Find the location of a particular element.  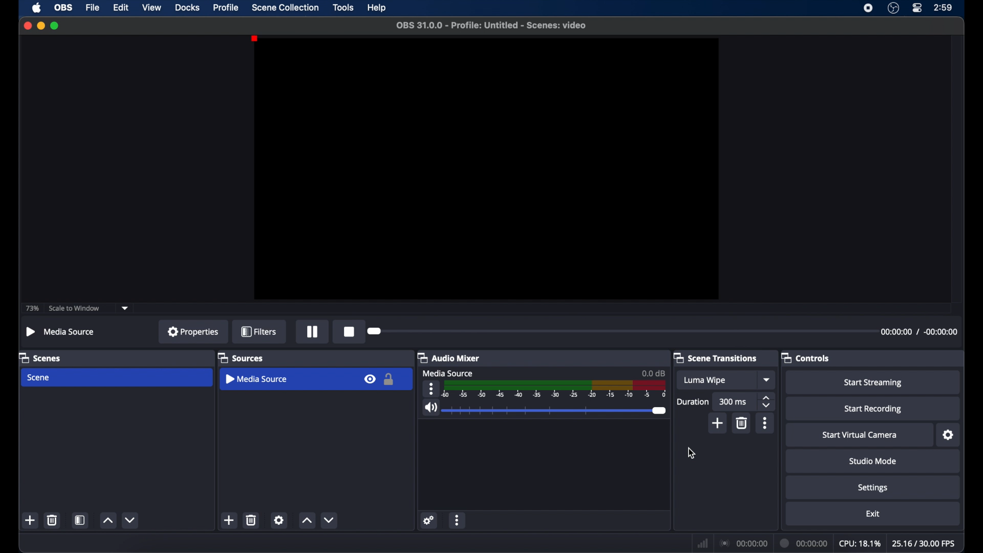

stepper buttons is located at coordinates (767, 401).